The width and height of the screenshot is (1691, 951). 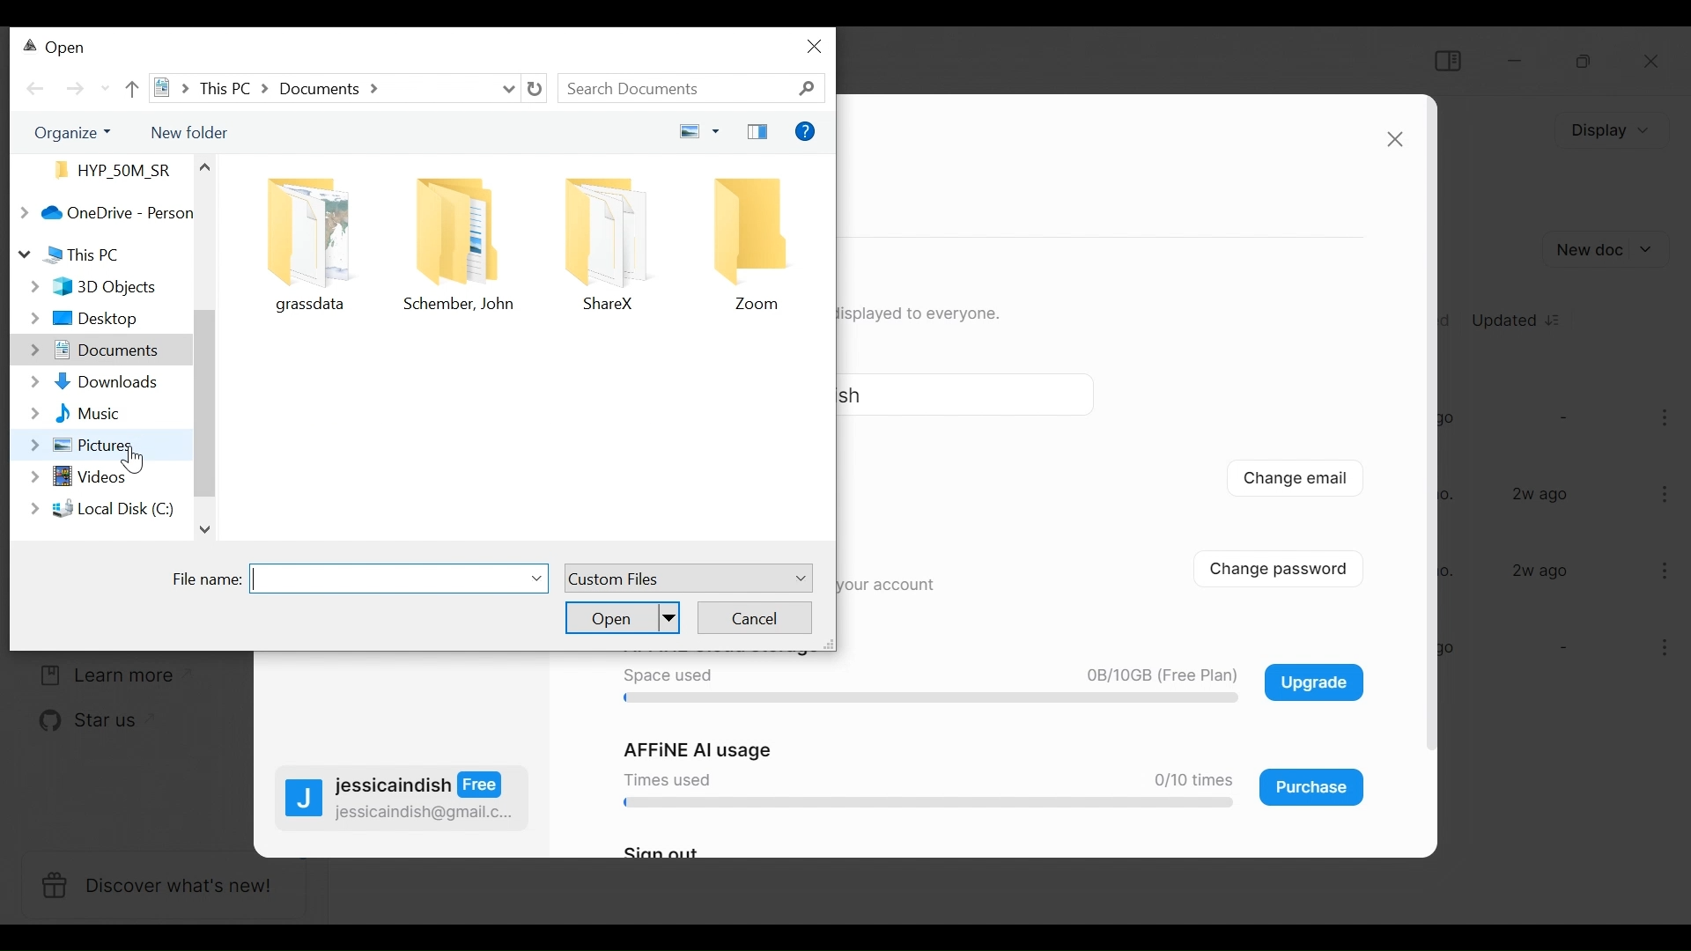 I want to click on Schember, John, so click(x=464, y=306).